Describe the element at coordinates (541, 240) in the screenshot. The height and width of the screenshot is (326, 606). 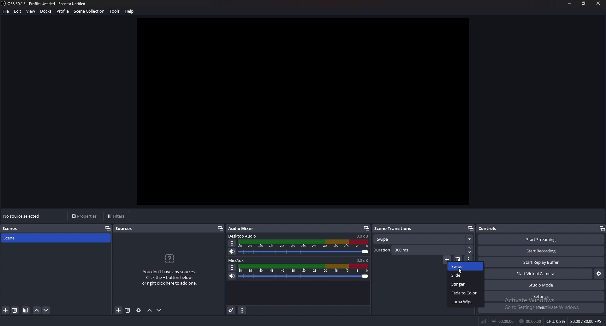
I see `start streaming` at that location.